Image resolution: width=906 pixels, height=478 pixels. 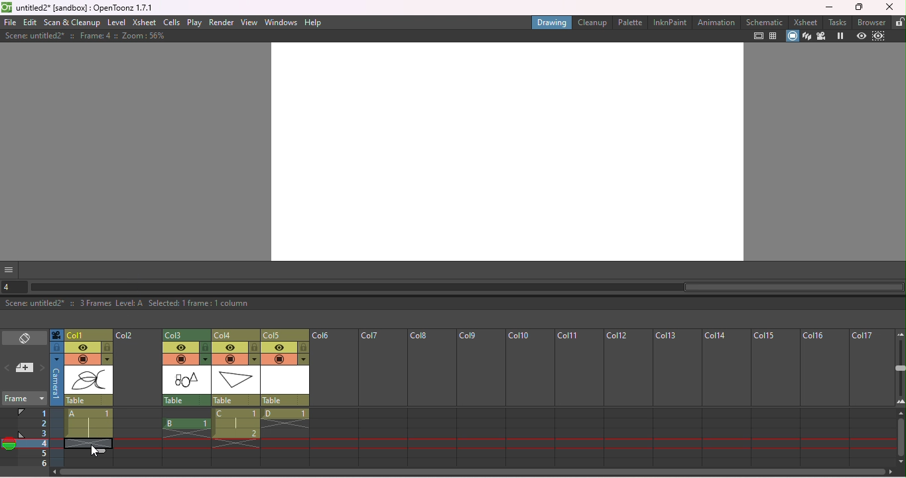 What do you see at coordinates (56, 335) in the screenshot?
I see `Click to select camera` at bounding box center [56, 335].